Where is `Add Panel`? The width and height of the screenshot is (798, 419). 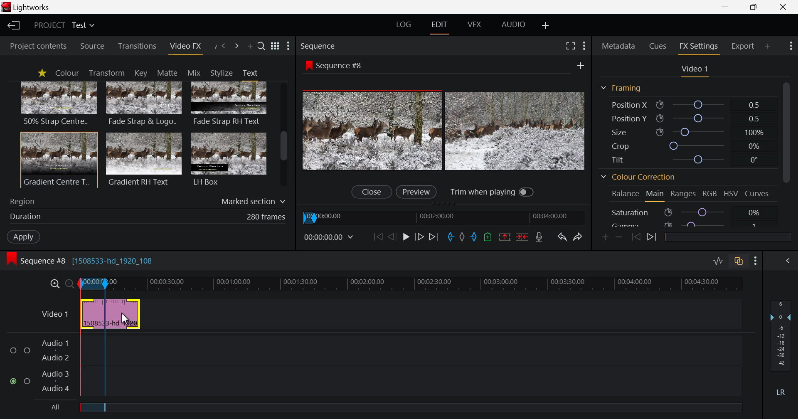
Add Panel is located at coordinates (768, 45).